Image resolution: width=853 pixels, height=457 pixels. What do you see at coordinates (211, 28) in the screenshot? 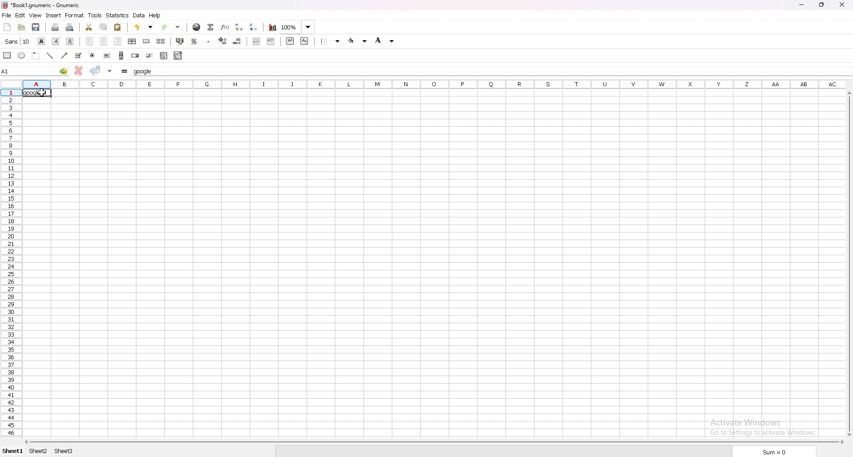
I see `summation` at bounding box center [211, 28].